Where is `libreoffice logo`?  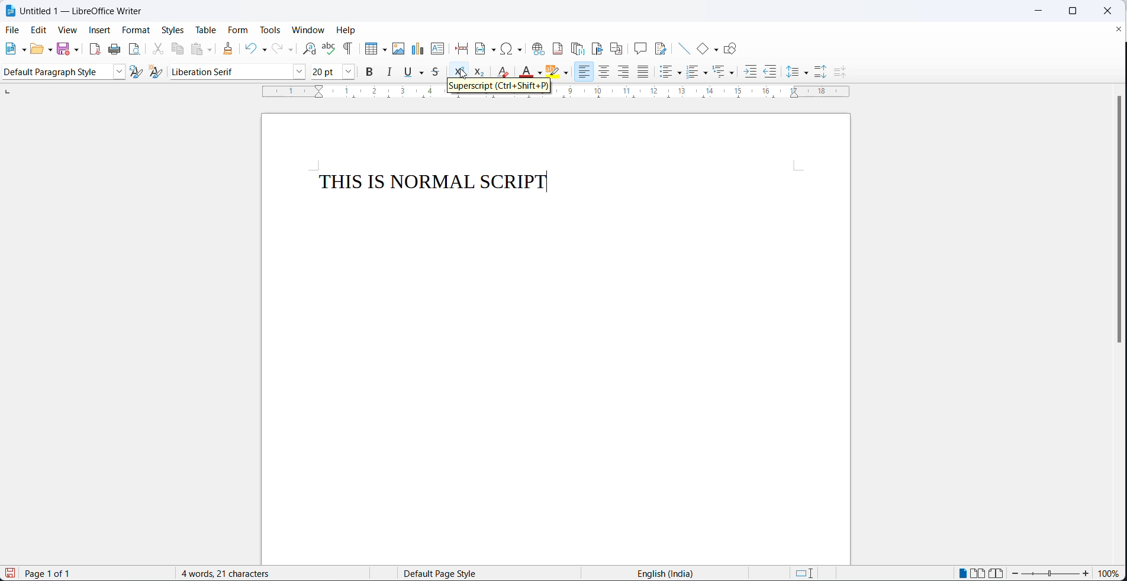
libreoffice logo is located at coordinates (10, 12).